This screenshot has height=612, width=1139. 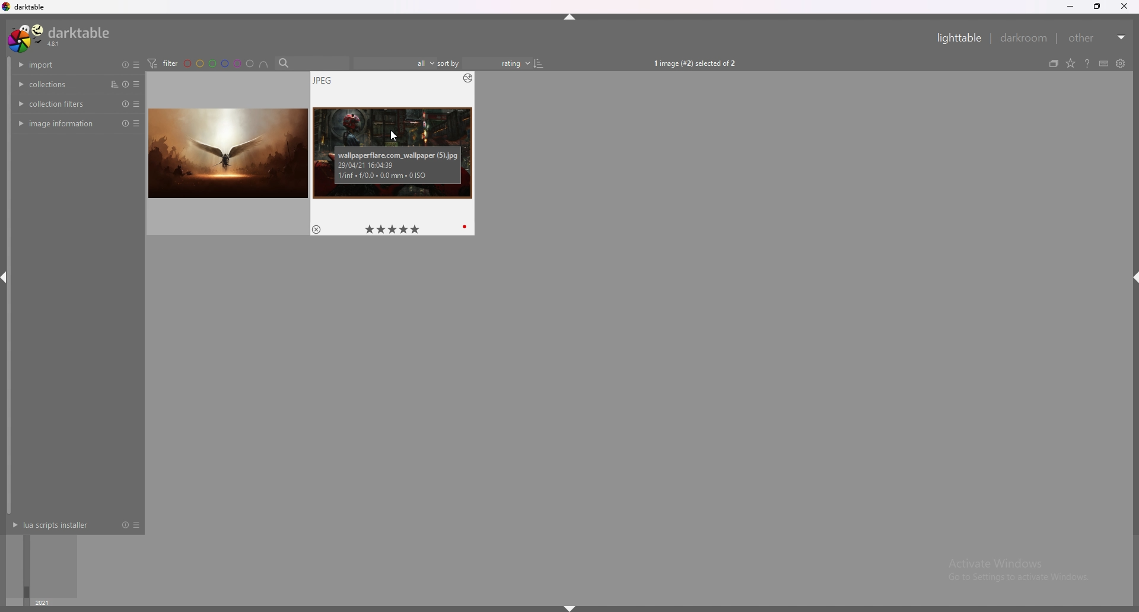 I want to click on filter by images rating, so click(x=394, y=63).